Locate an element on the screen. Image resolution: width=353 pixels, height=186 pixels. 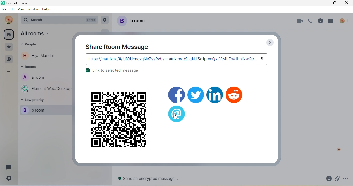
voice call is located at coordinates (309, 22).